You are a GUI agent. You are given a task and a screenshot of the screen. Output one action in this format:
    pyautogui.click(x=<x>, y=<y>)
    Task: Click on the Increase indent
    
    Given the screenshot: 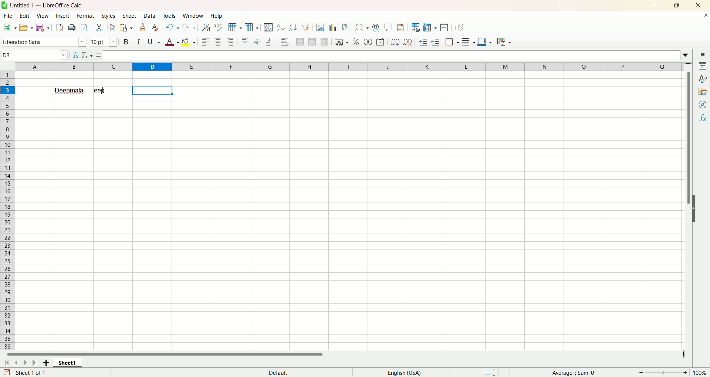 What is the action you would take?
    pyautogui.click(x=423, y=42)
    